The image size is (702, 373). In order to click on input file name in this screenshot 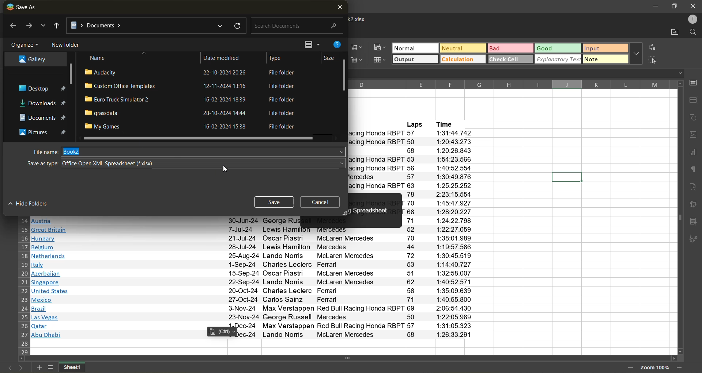, I will do `click(204, 151)`.